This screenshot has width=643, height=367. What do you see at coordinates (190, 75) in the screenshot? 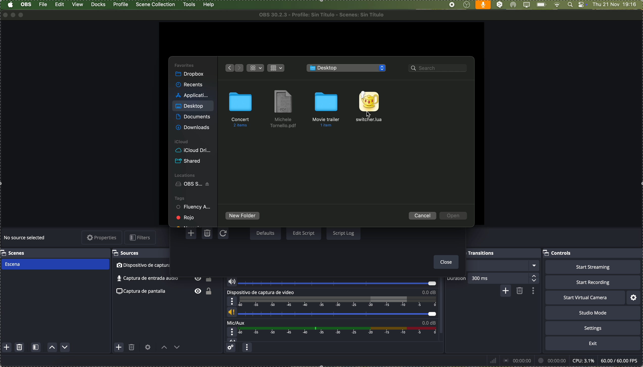
I see `dropbox` at bounding box center [190, 75].